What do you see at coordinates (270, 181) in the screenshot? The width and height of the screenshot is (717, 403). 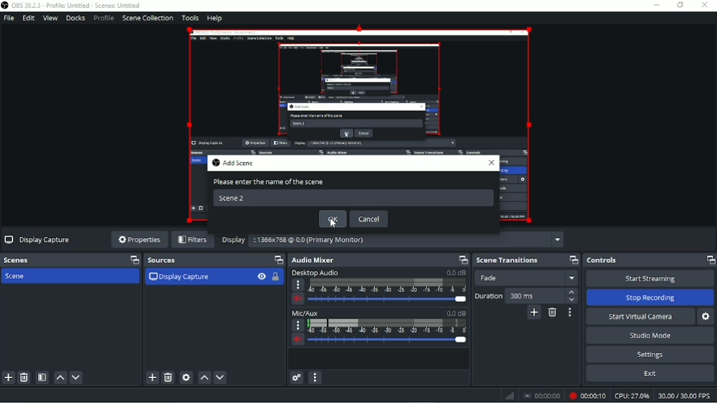 I see `Please enter the name of the scene` at bounding box center [270, 181].